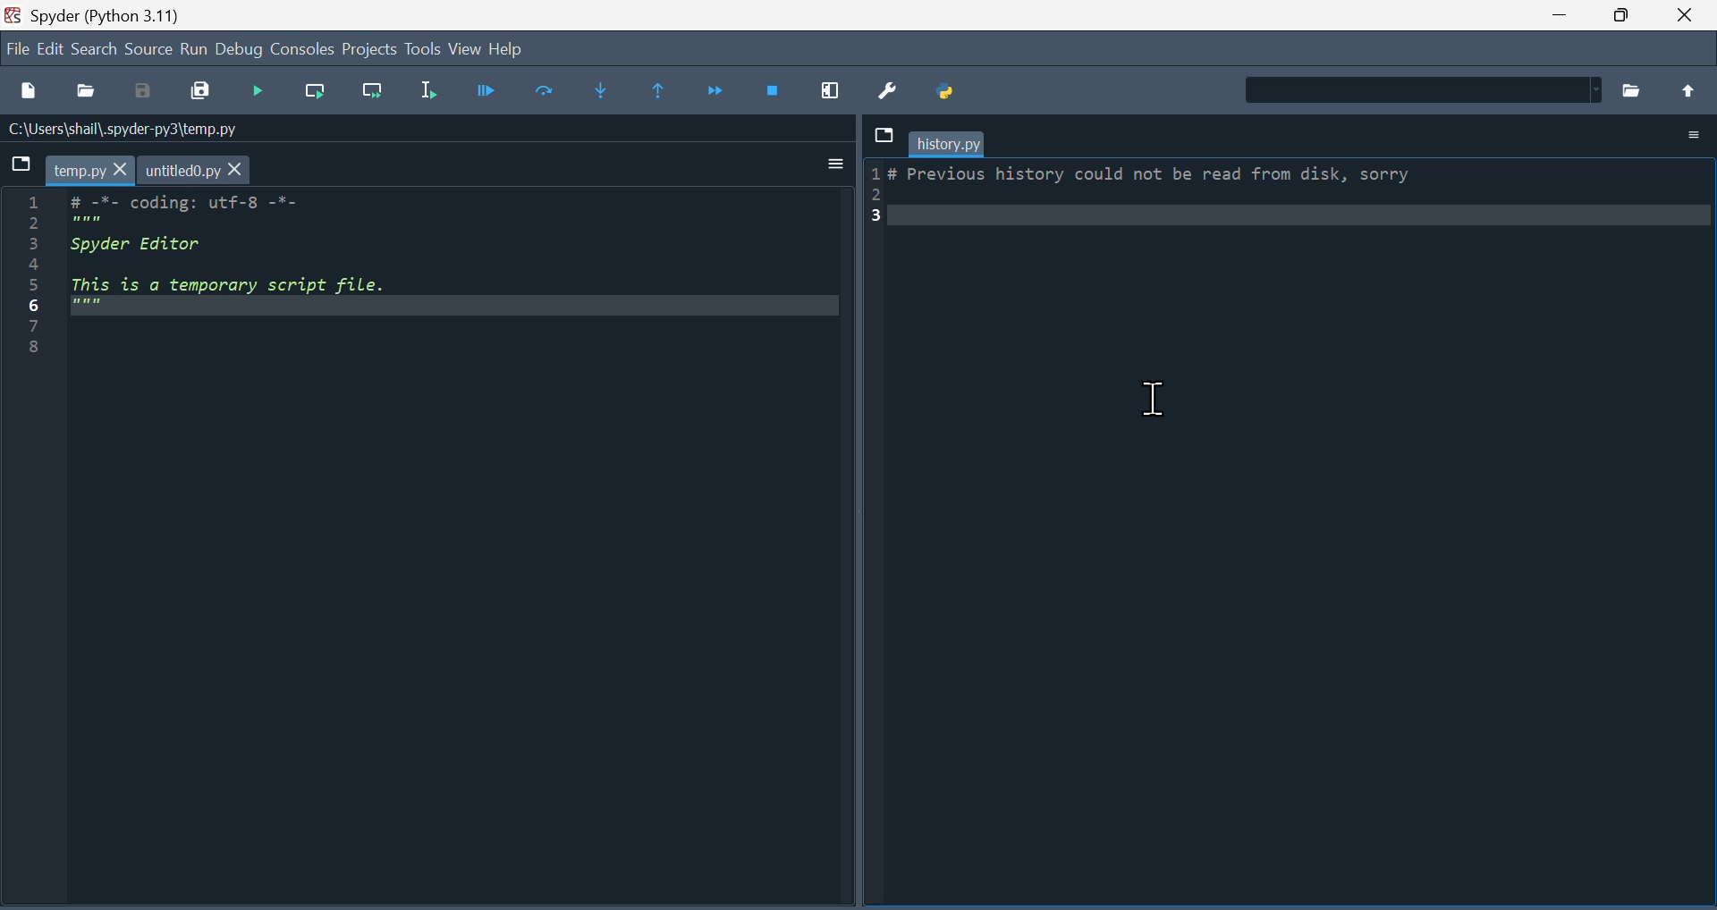 The height and width of the screenshot is (910, 1717). I want to click on Help, so click(510, 49).